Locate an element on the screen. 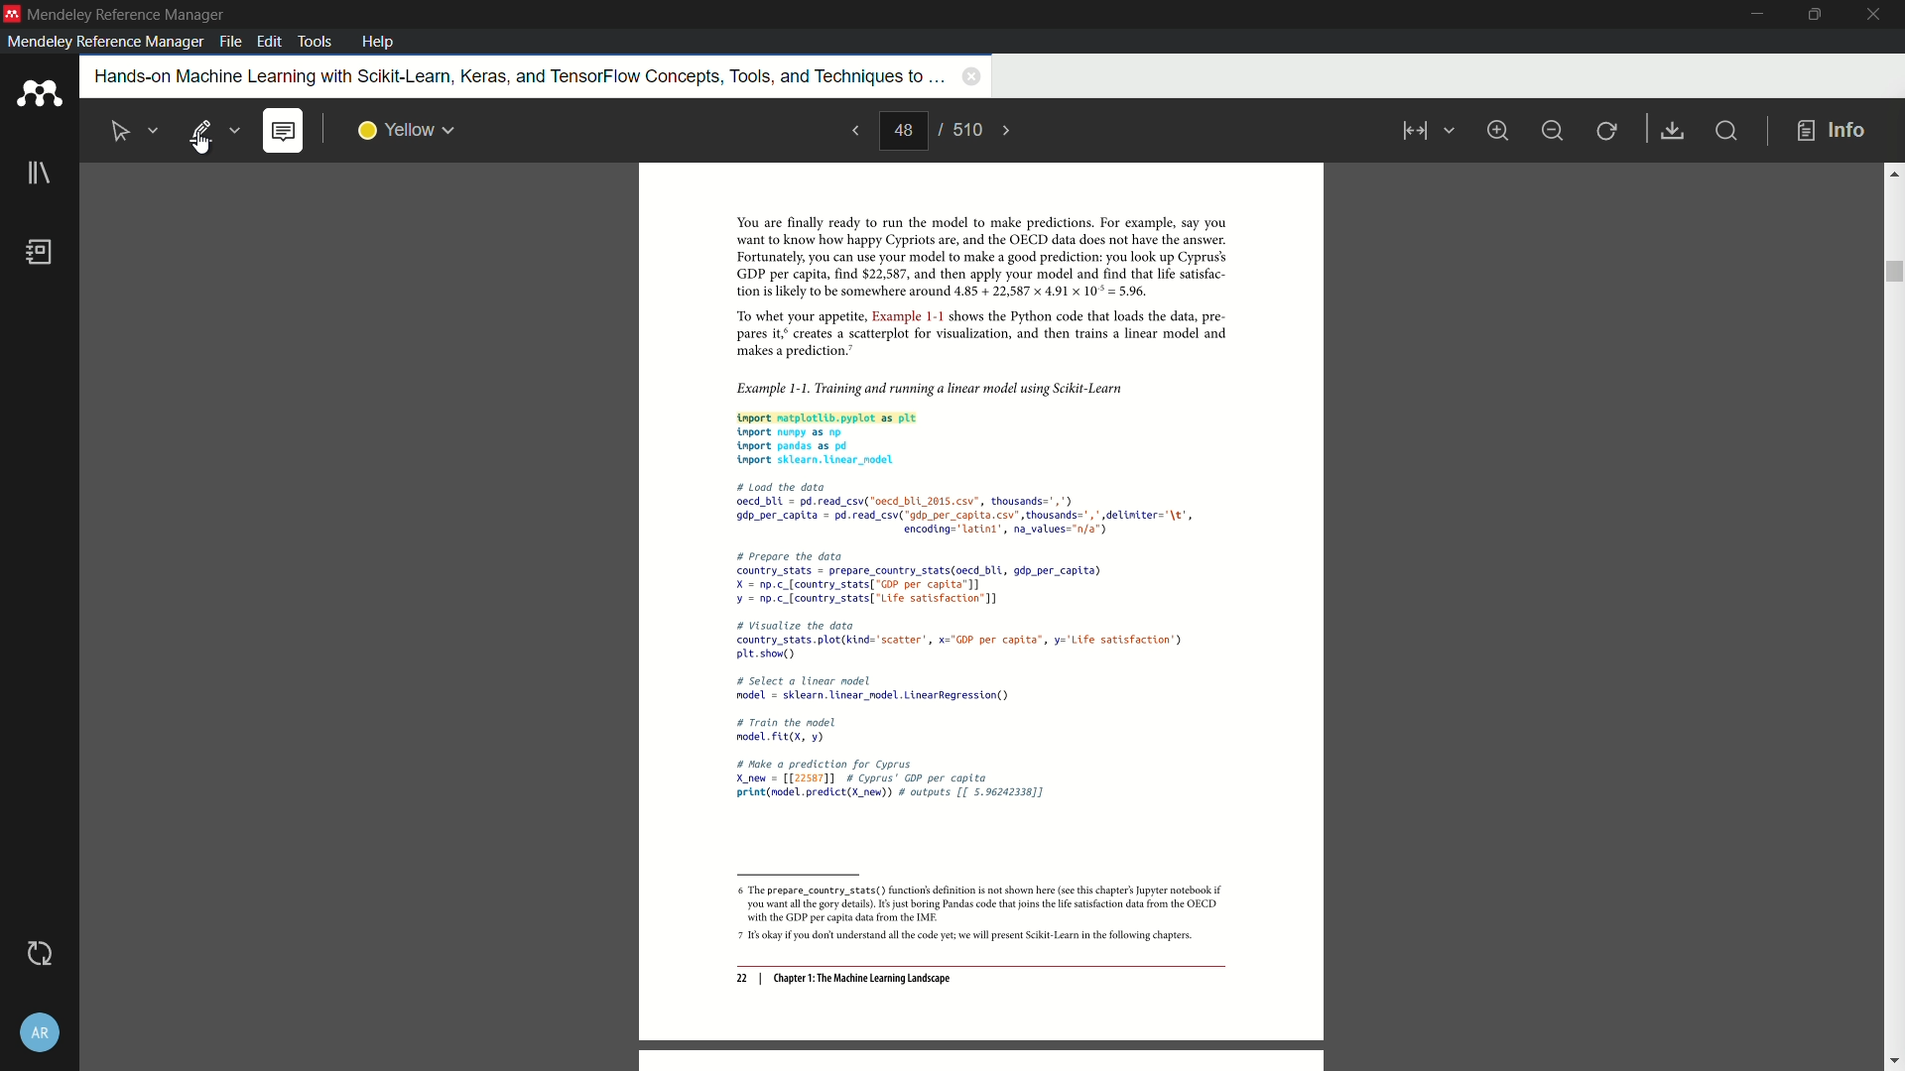 The image size is (1905, 1071). zoom in is located at coordinates (1496, 130).